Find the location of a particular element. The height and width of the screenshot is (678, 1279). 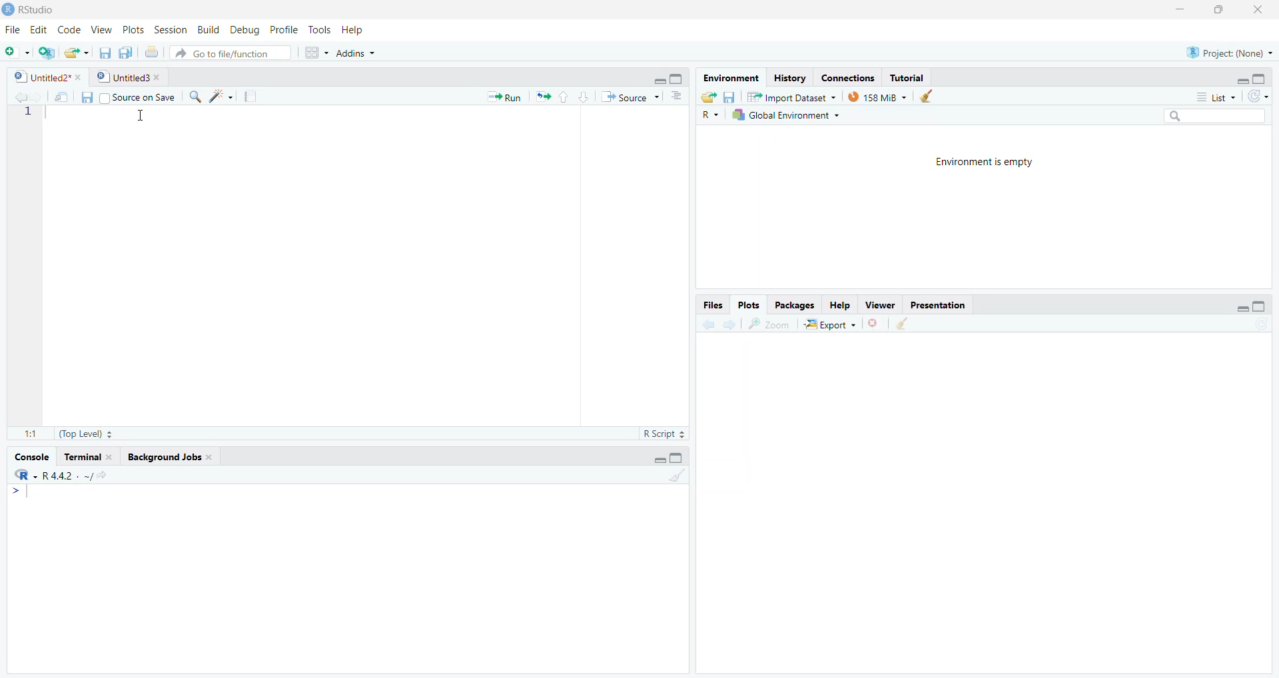

Debug is located at coordinates (244, 28).